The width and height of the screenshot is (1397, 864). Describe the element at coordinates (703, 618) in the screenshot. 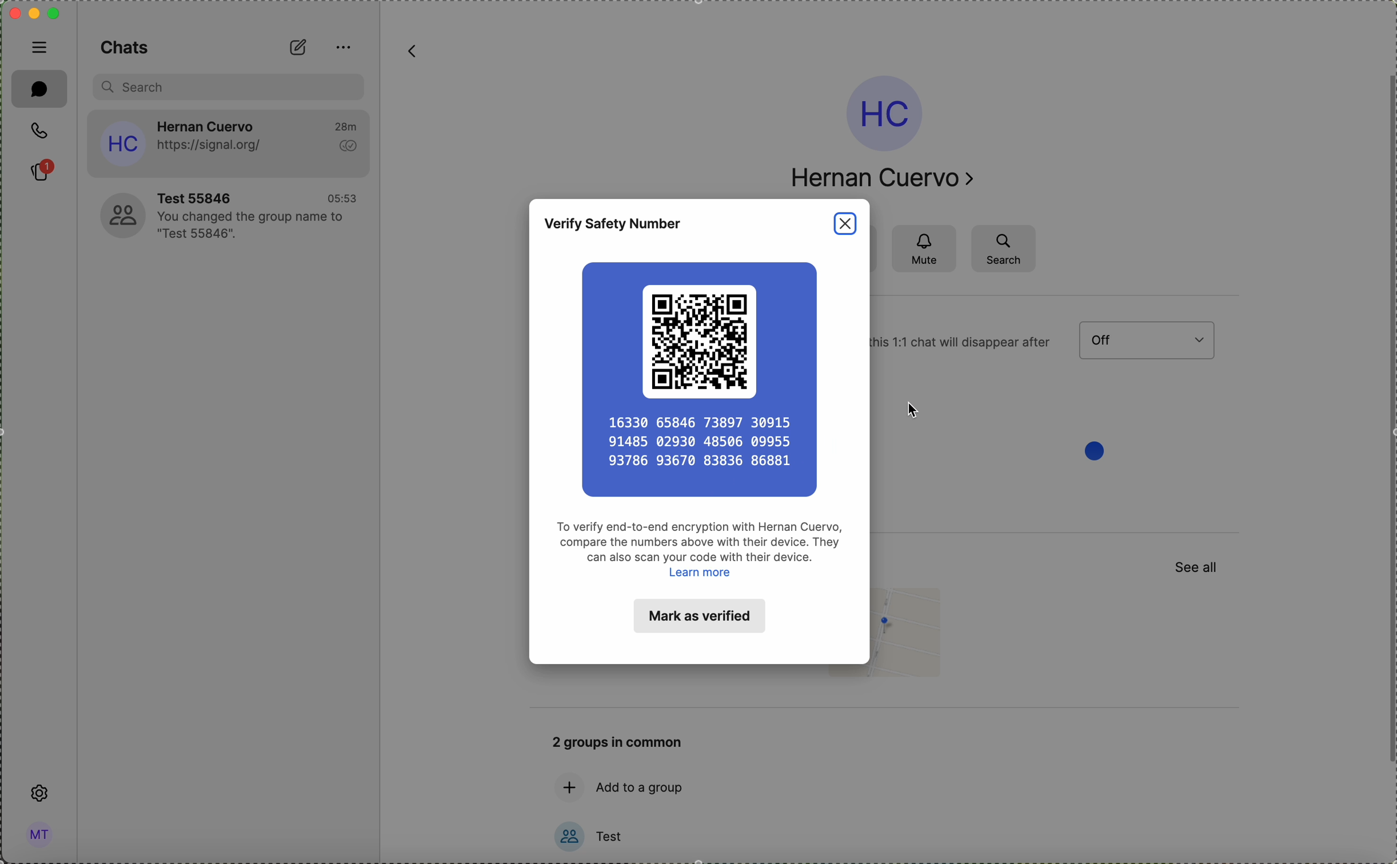

I see `Mark as verified` at that location.